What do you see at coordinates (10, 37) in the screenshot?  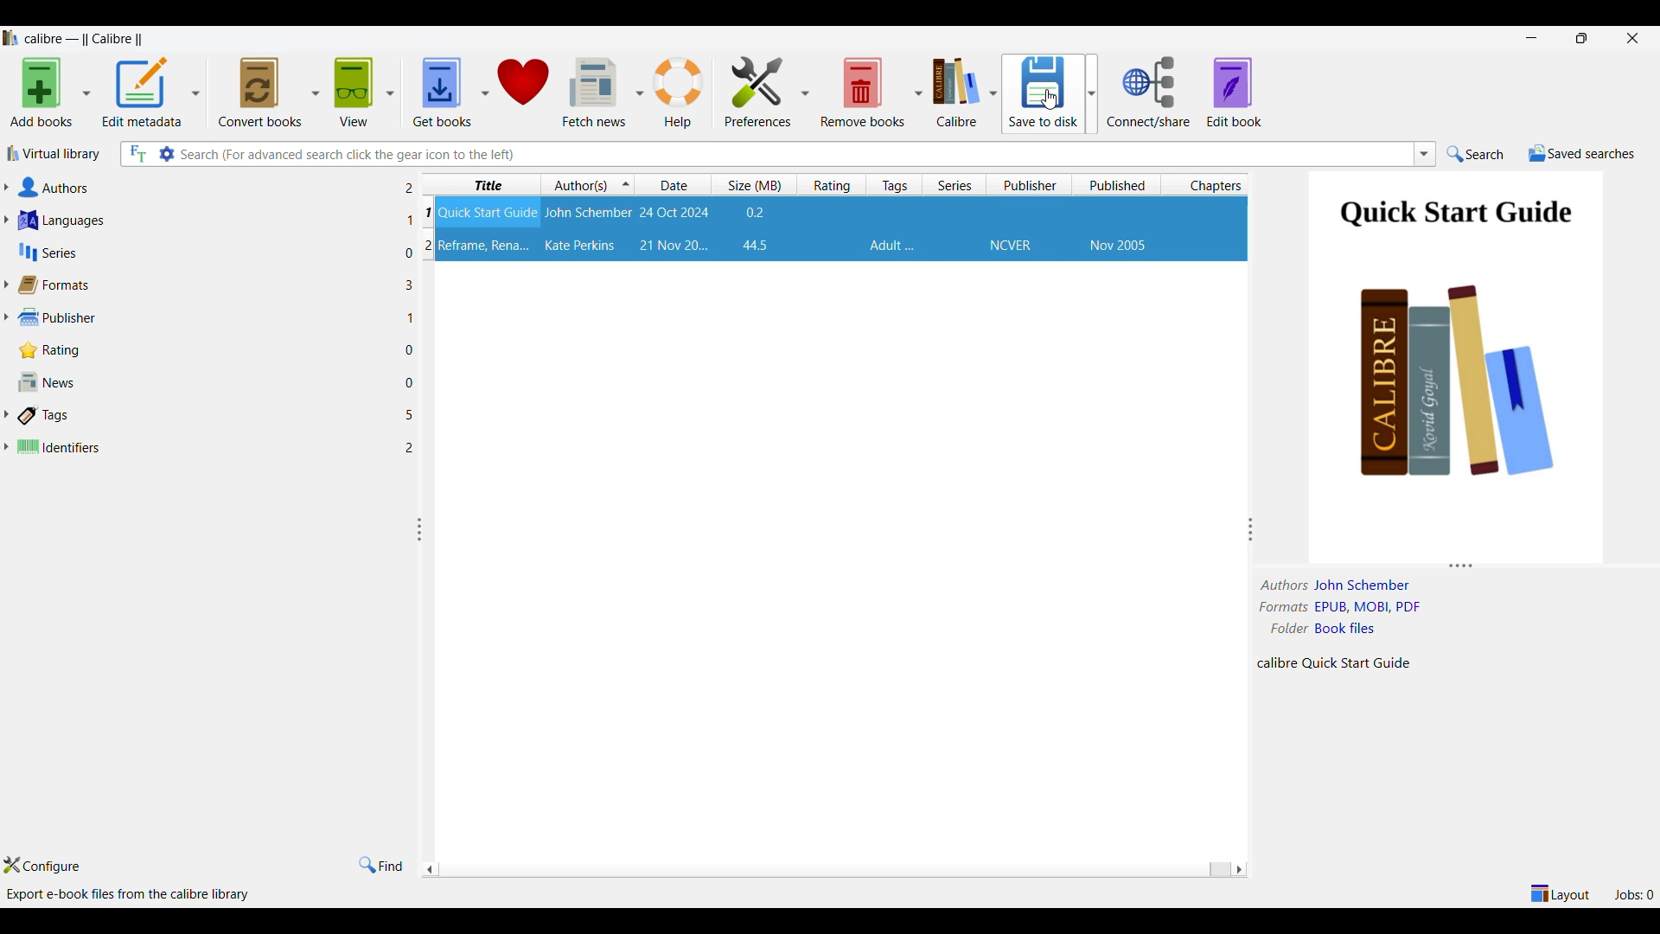 I see `Software logo` at bounding box center [10, 37].